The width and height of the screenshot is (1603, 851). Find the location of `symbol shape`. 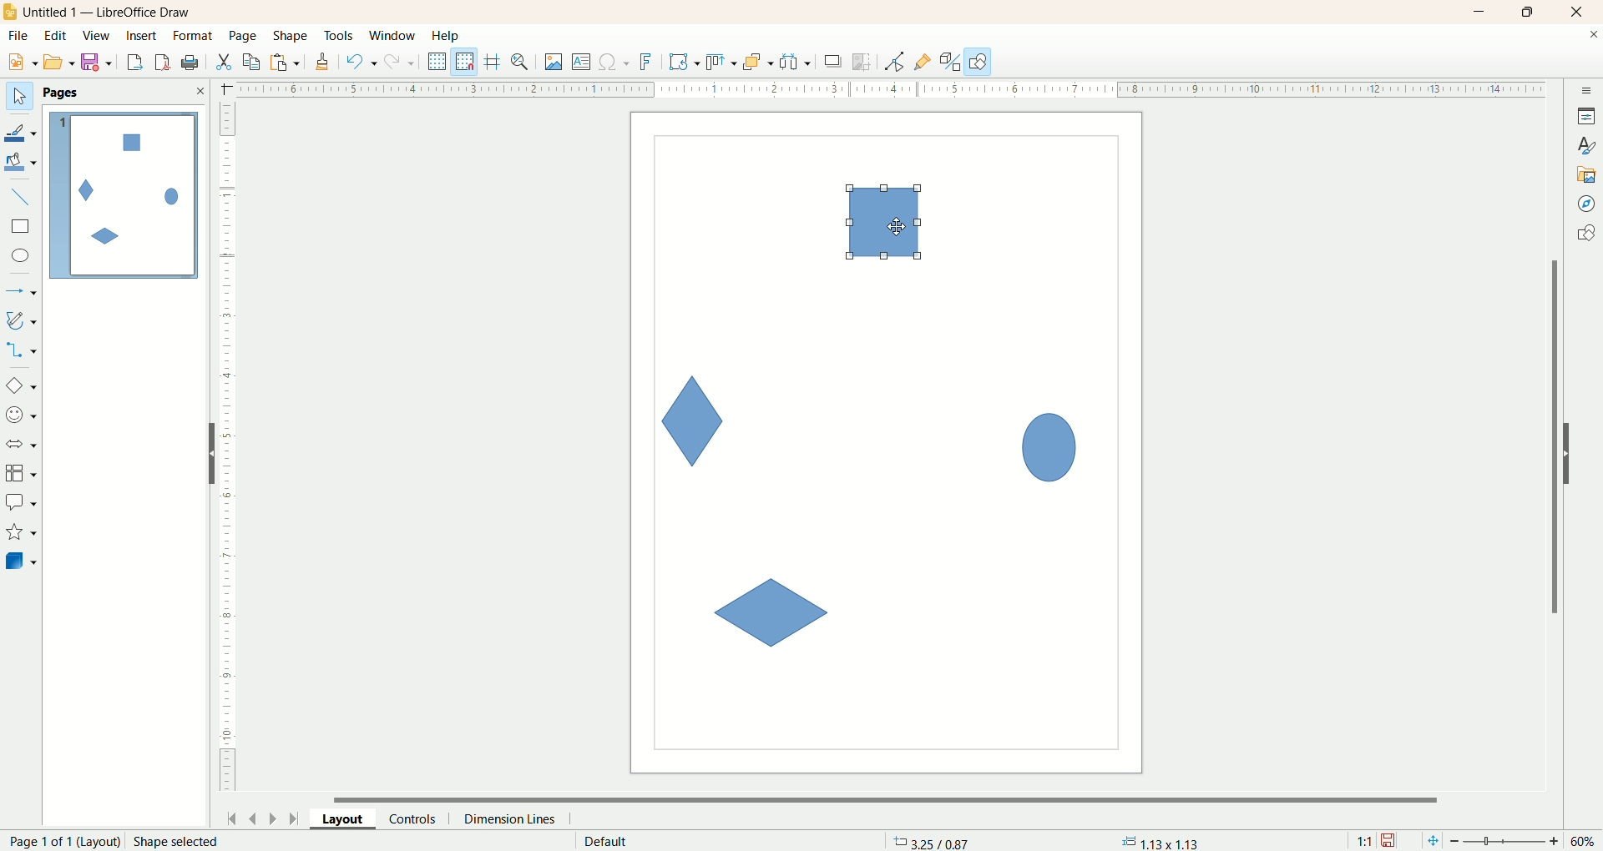

symbol shape is located at coordinates (23, 416).